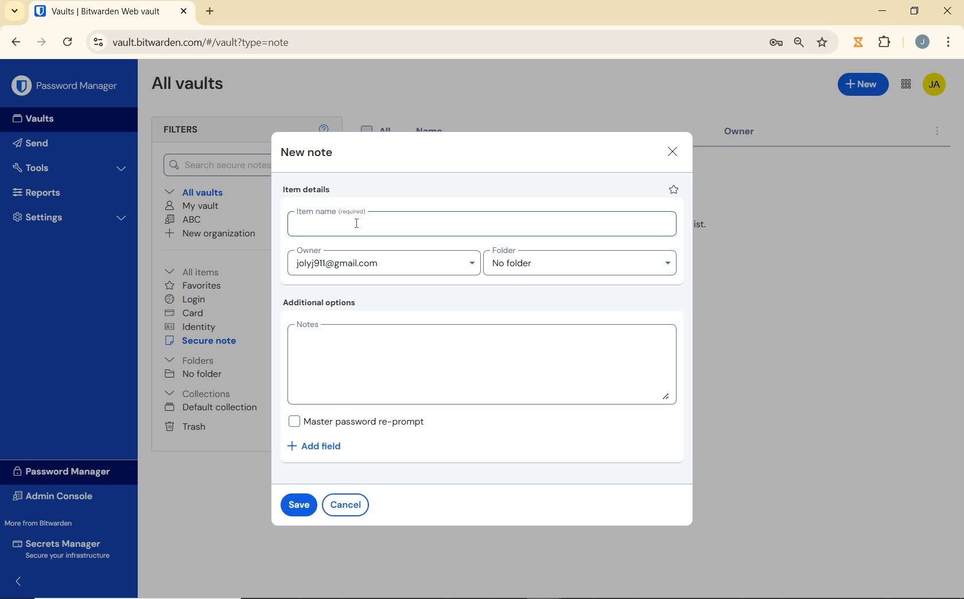  What do you see at coordinates (947, 10) in the screenshot?
I see `close` at bounding box center [947, 10].